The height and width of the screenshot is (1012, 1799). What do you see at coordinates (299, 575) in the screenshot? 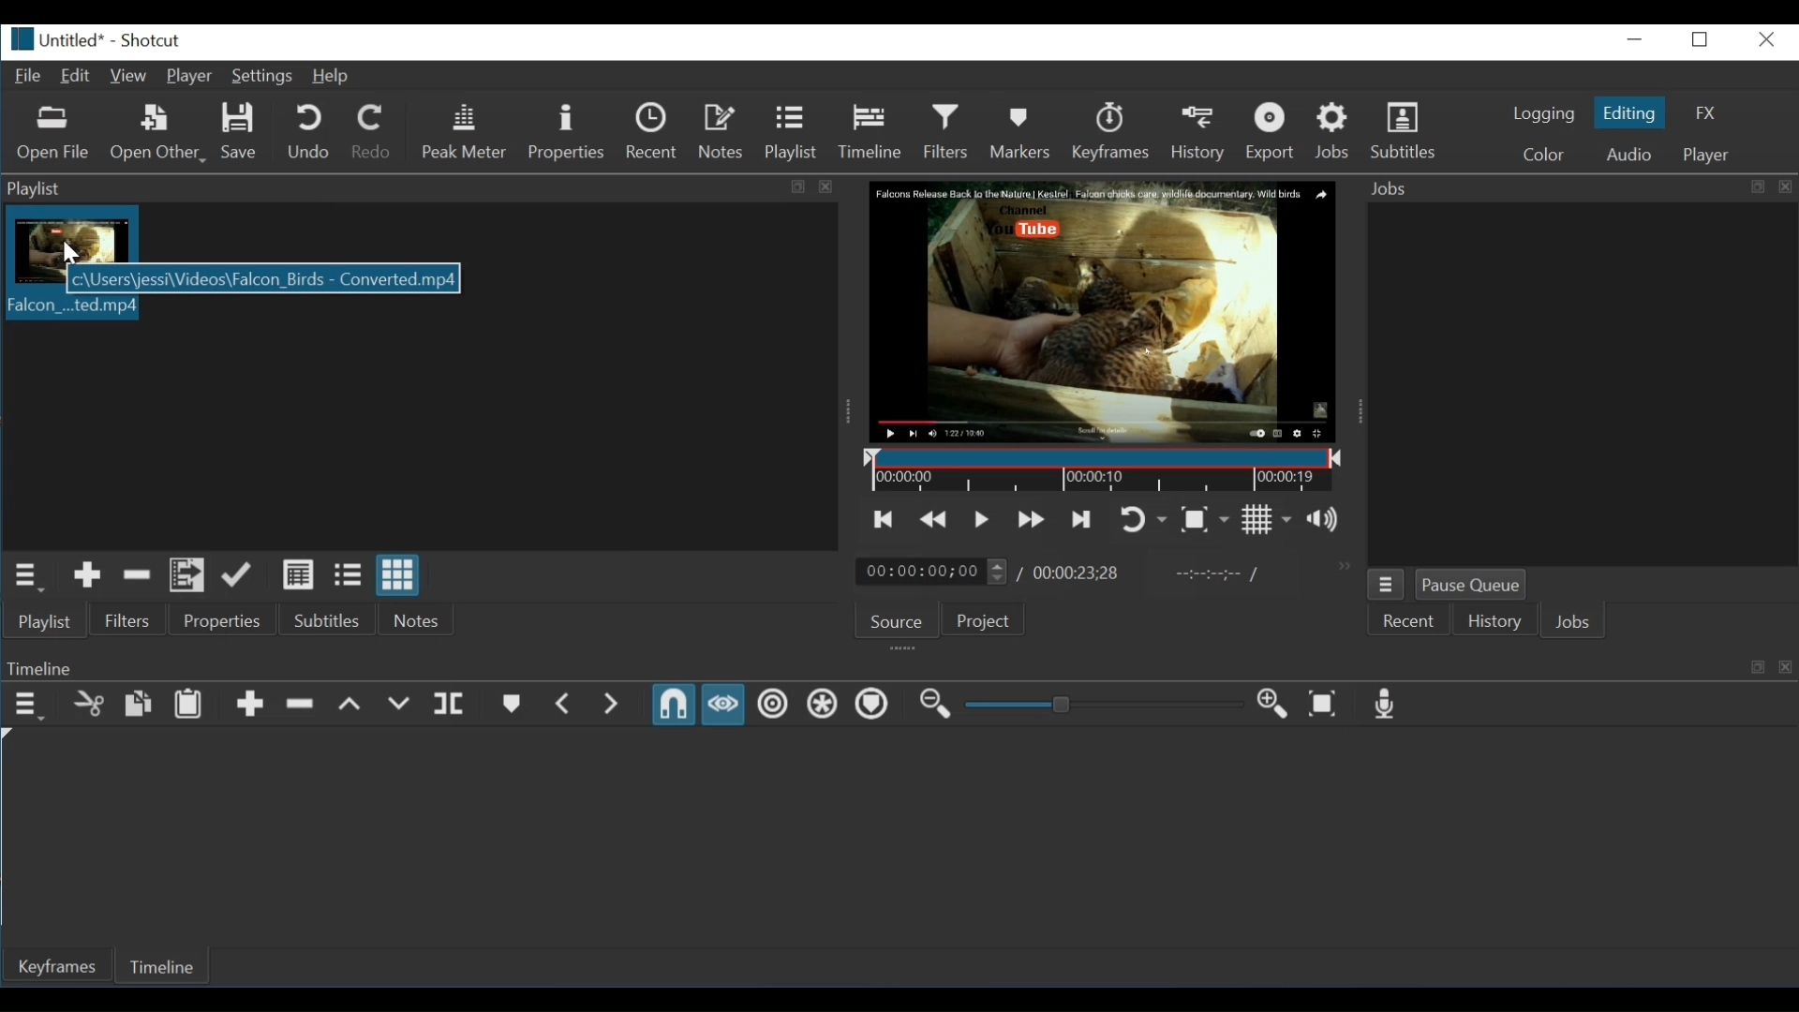
I see `View as detail` at bounding box center [299, 575].